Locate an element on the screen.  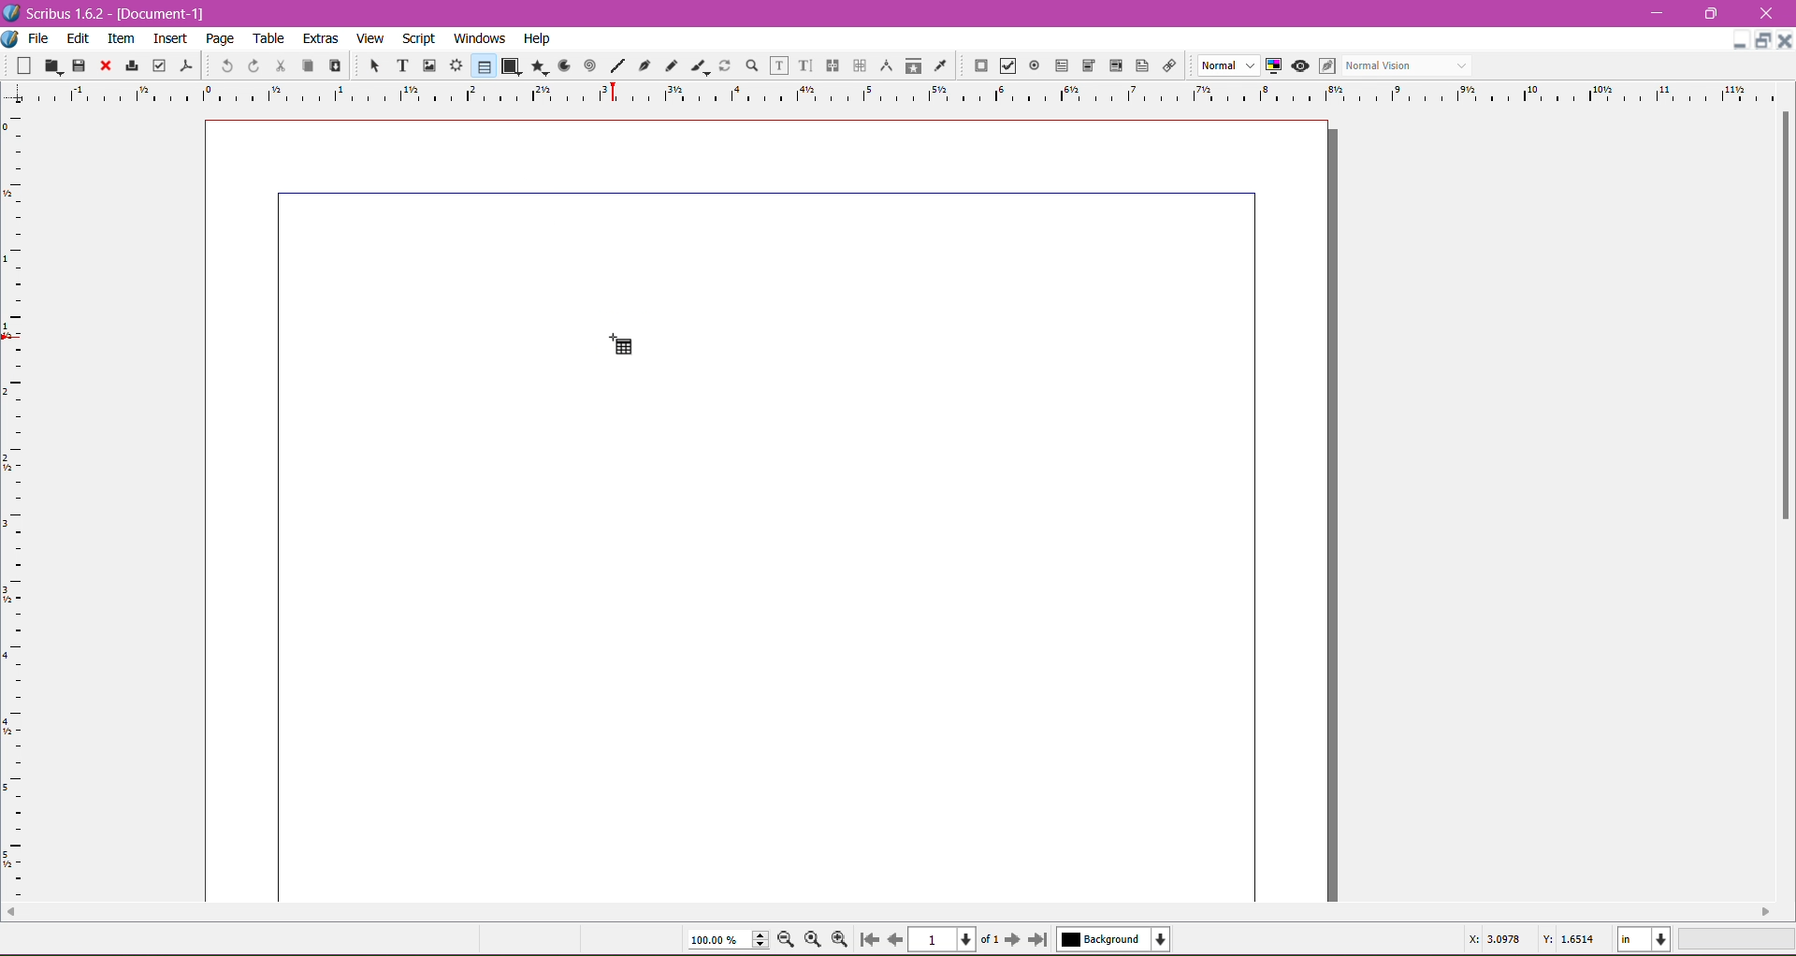
Open is located at coordinates (54, 65).